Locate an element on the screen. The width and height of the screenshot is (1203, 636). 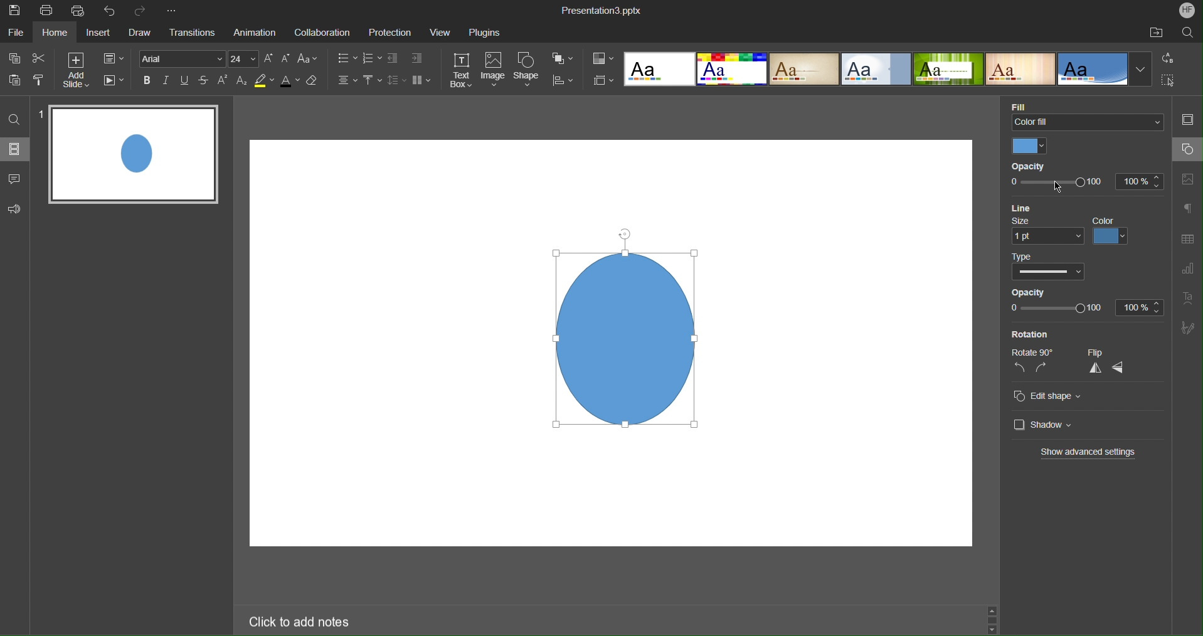
Select All is located at coordinates (1168, 80).